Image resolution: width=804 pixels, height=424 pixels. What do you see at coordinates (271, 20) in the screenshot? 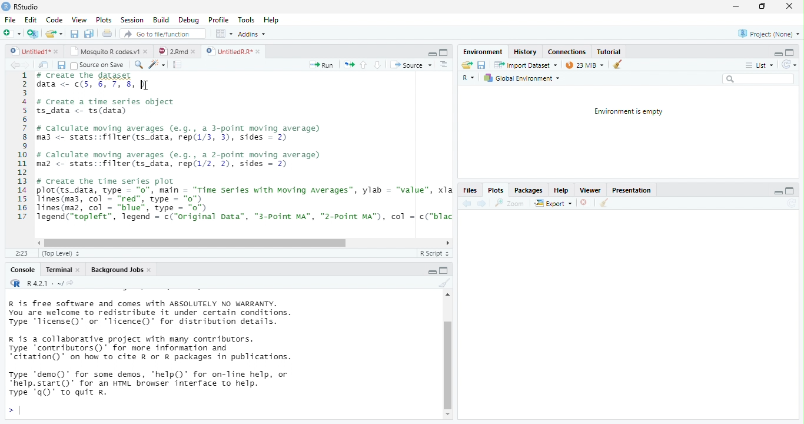
I see `Hep` at bounding box center [271, 20].